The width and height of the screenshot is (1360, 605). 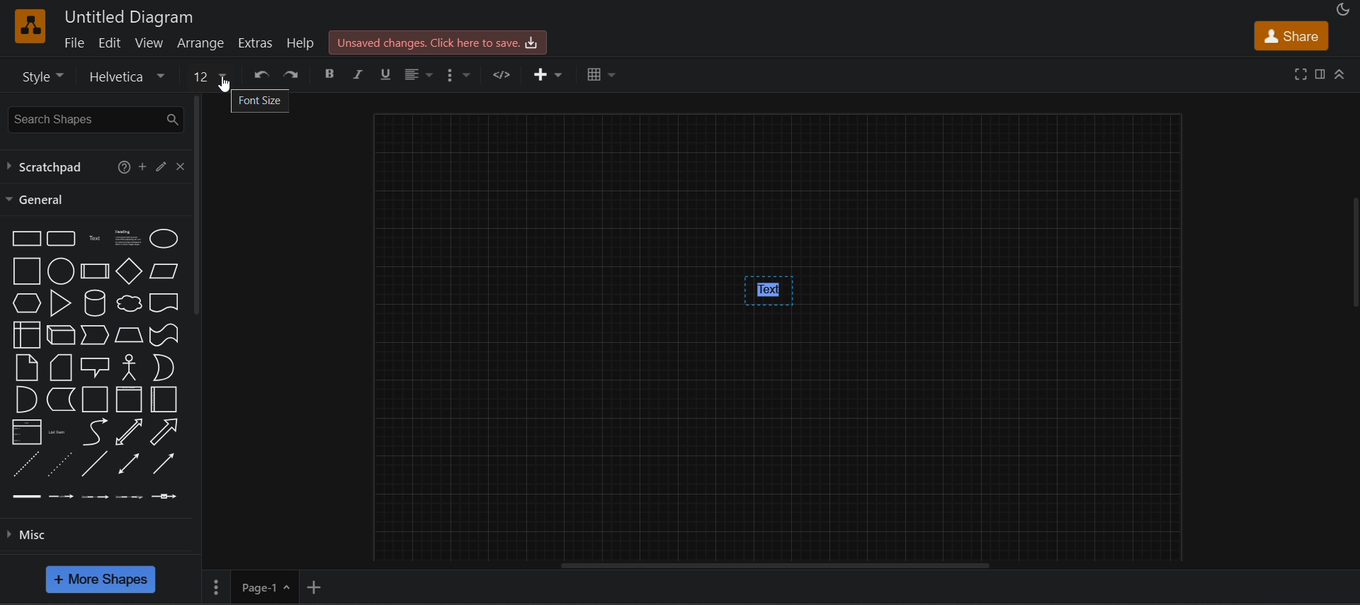 I want to click on horizontal scroll bar, so click(x=773, y=565).